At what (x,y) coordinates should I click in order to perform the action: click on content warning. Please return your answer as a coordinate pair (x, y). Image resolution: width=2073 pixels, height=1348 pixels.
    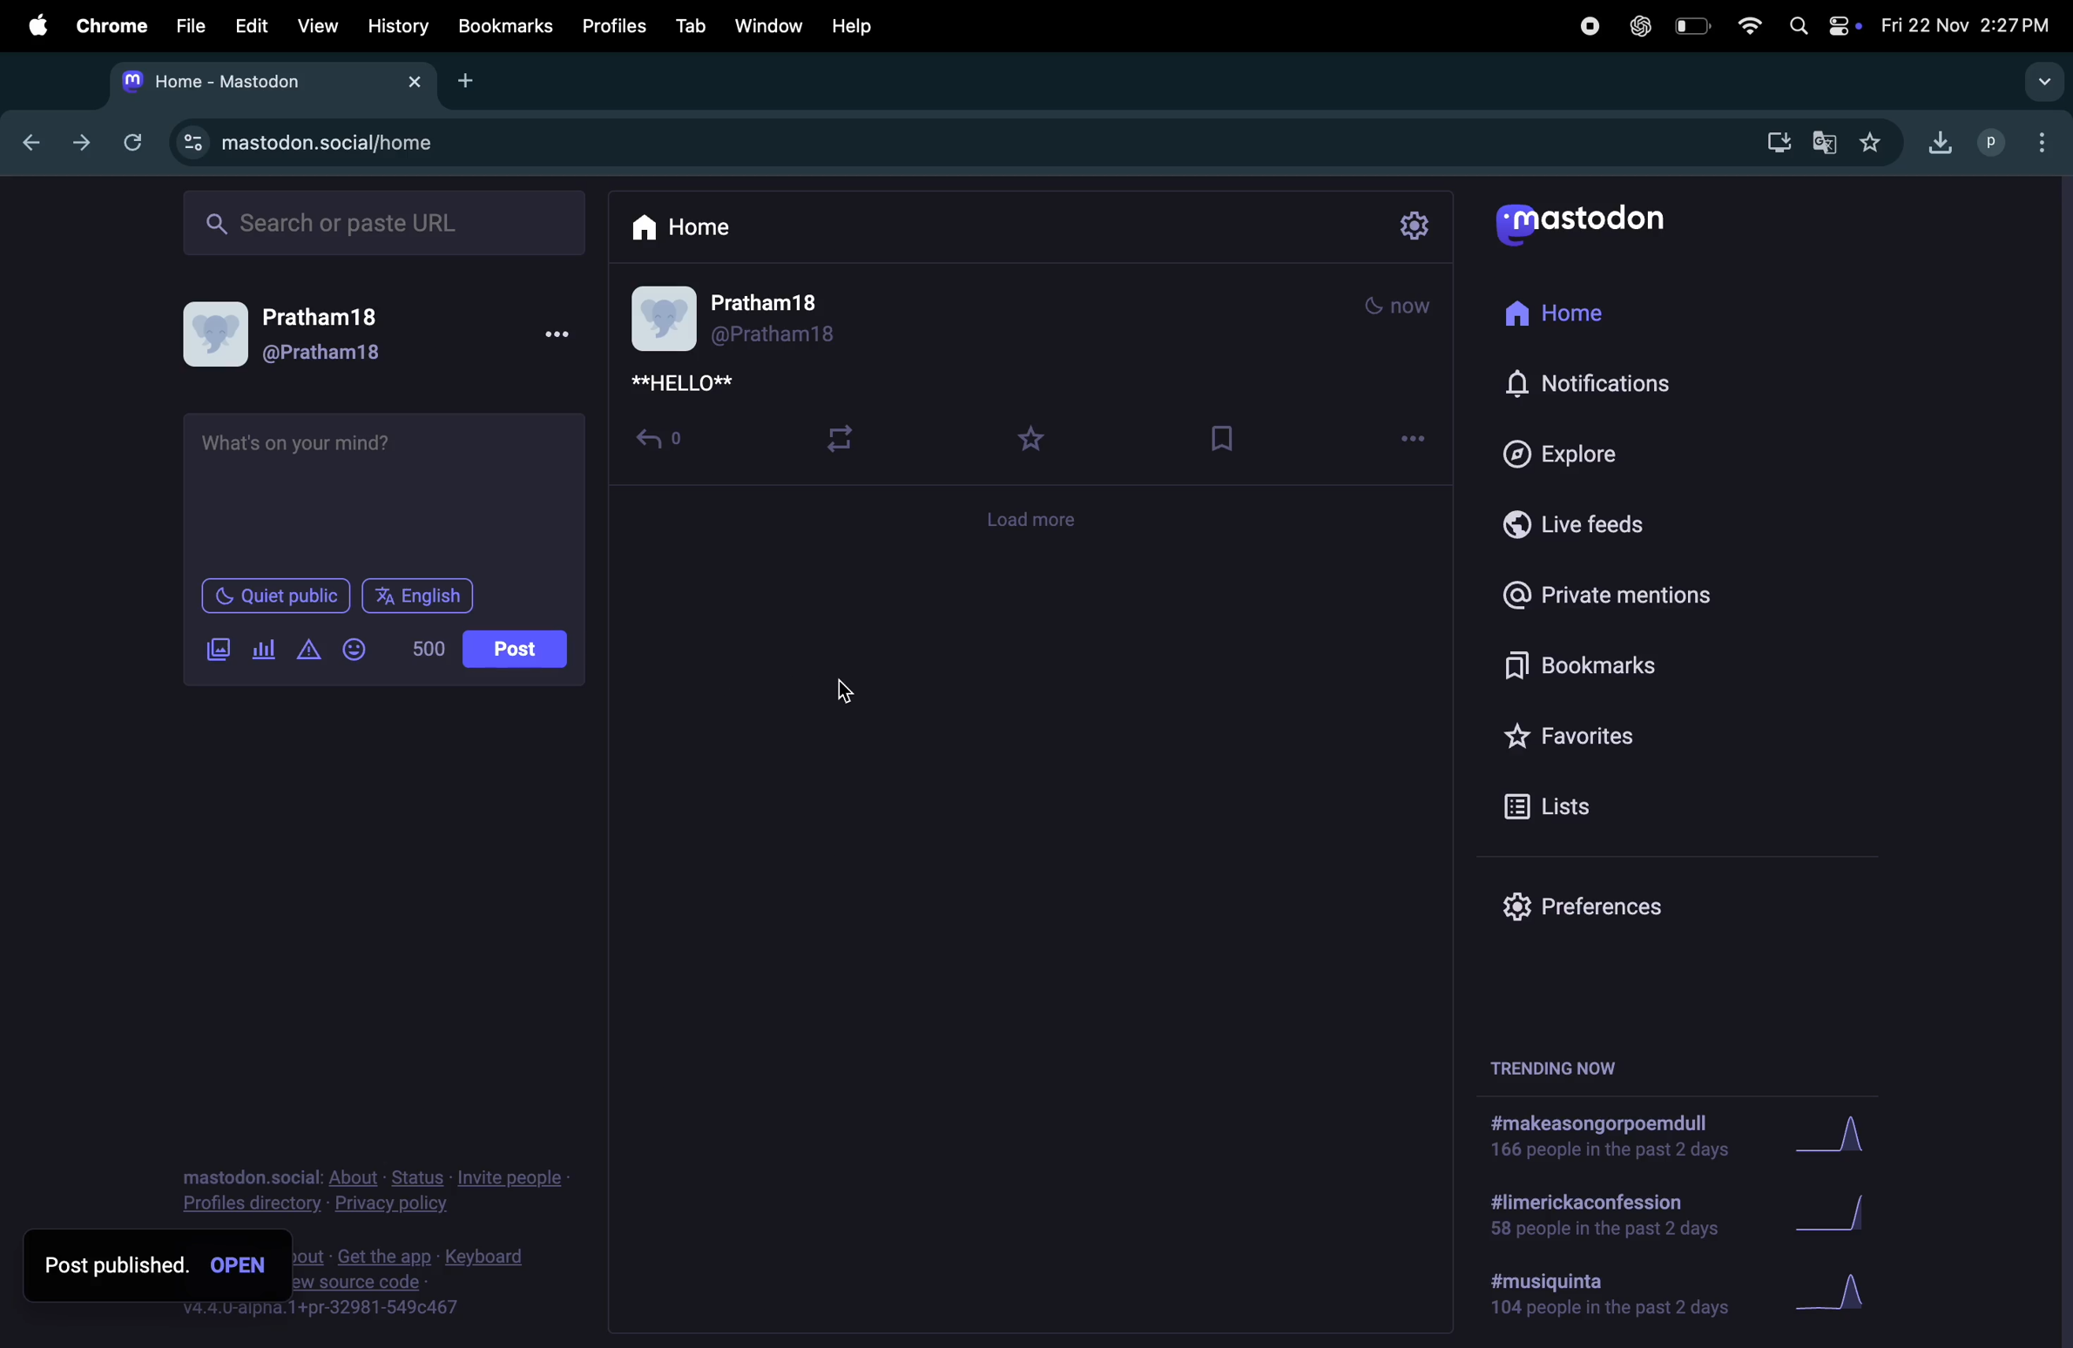
    Looking at the image, I should click on (307, 650).